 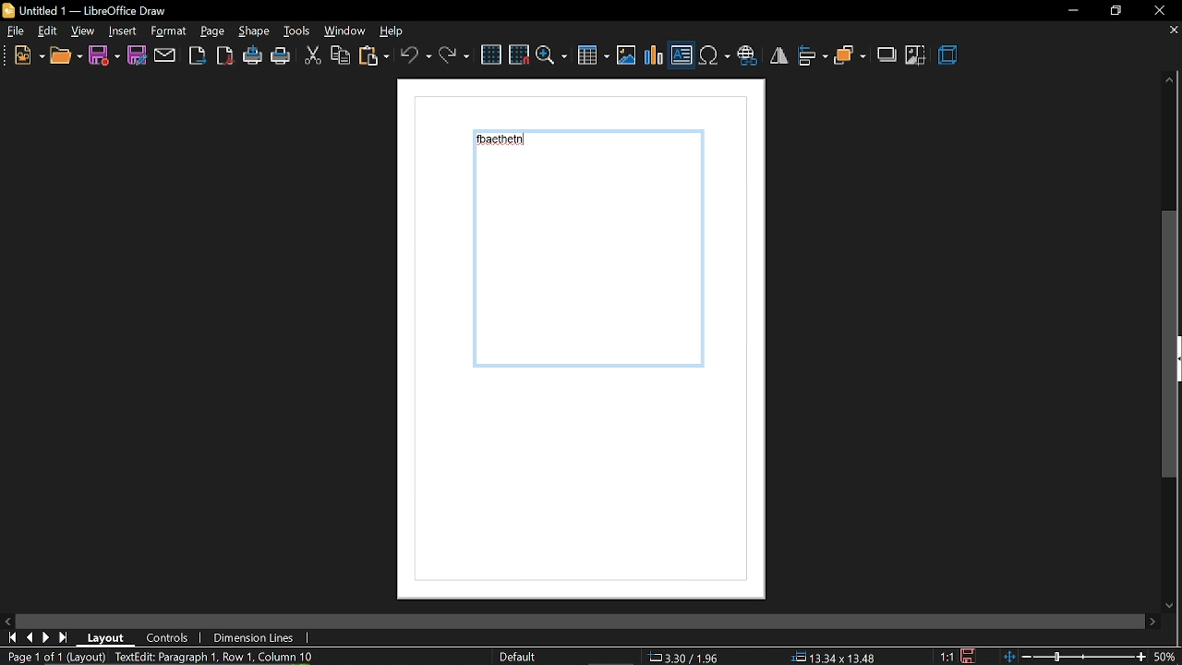 I want to click on print directly, so click(x=253, y=54).